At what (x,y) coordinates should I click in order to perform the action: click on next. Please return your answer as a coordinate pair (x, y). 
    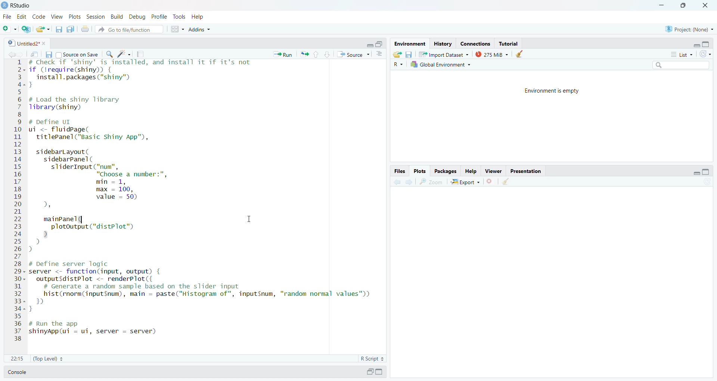
    Looking at the image, I should click on (410, 182).